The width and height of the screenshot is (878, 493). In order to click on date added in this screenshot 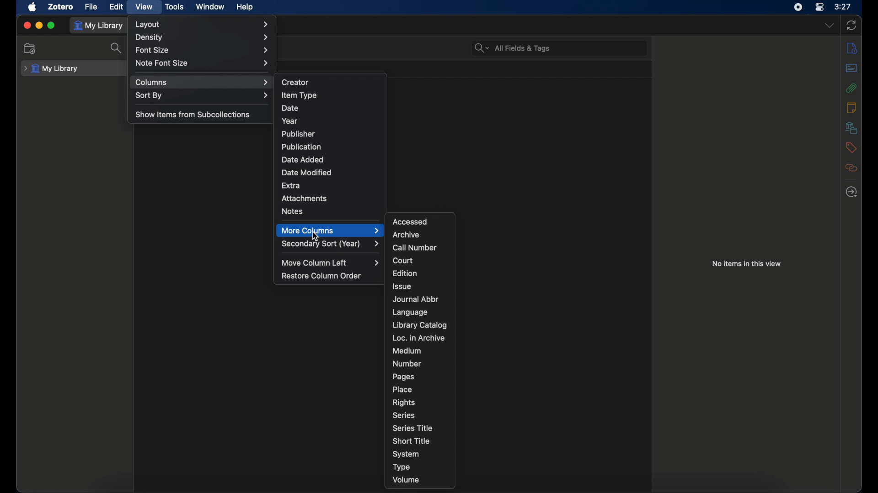, I will do `click(303, 160)`.